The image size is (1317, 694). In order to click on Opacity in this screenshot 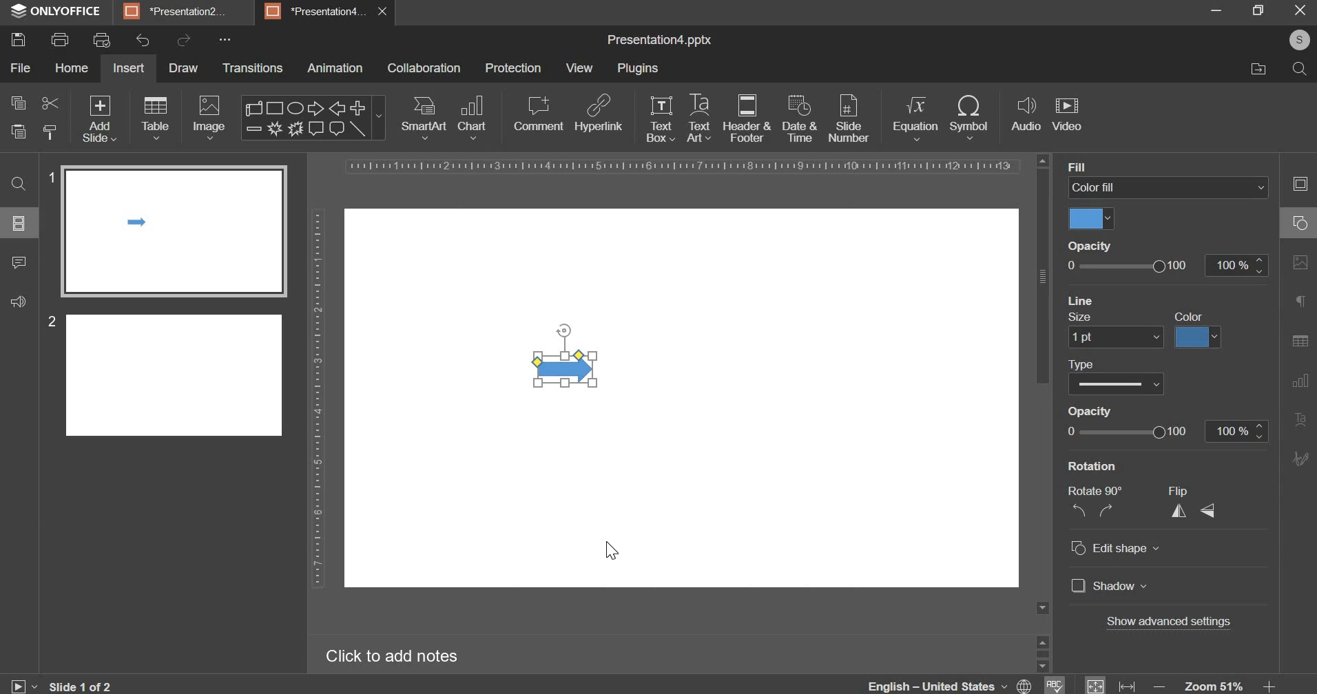, I will do `click(1088, 246)`.